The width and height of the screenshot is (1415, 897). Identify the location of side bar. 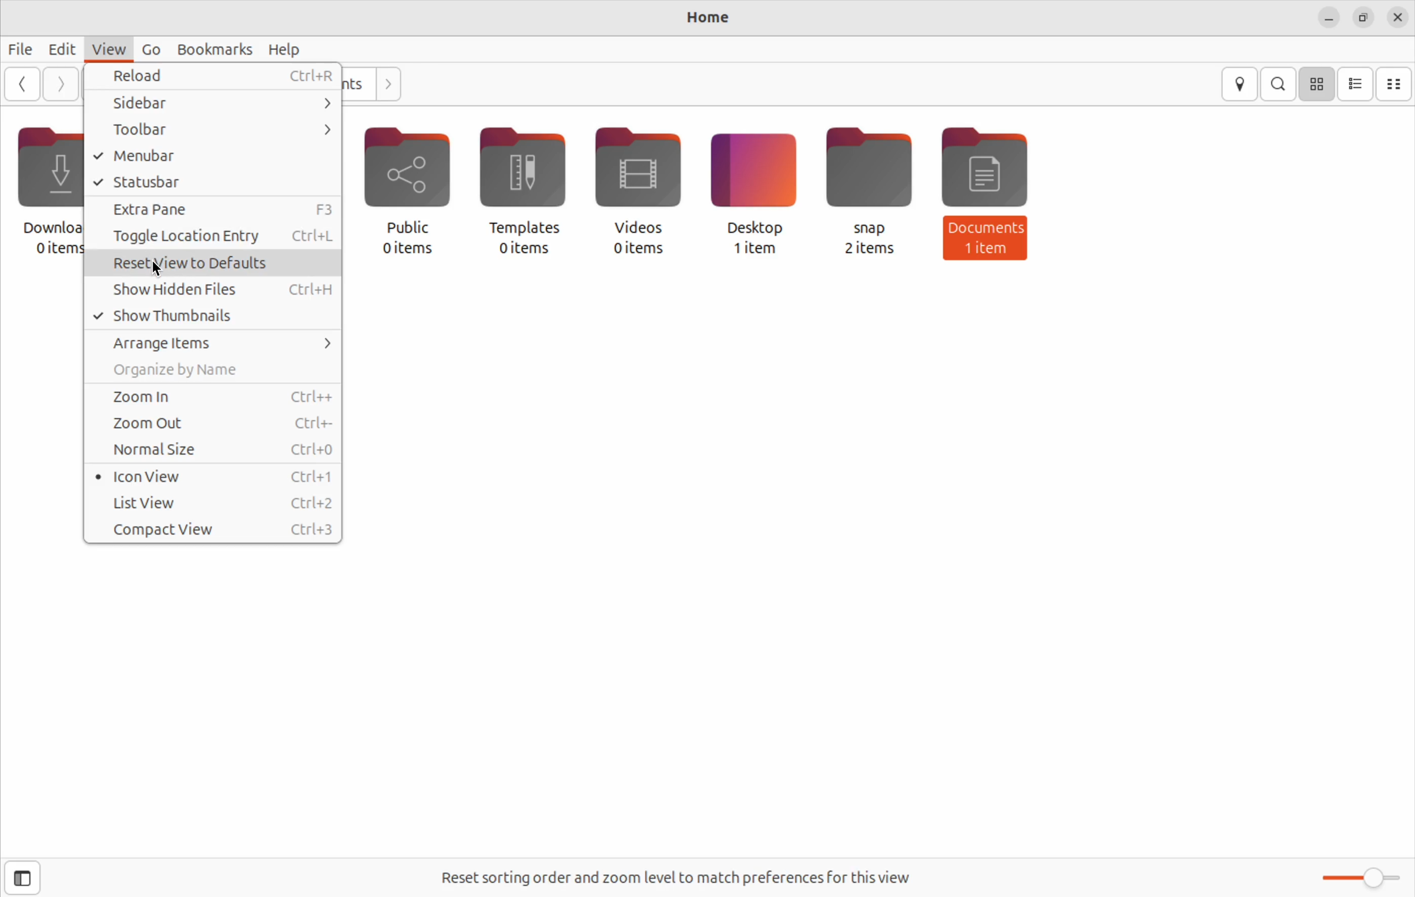
(35, 878).